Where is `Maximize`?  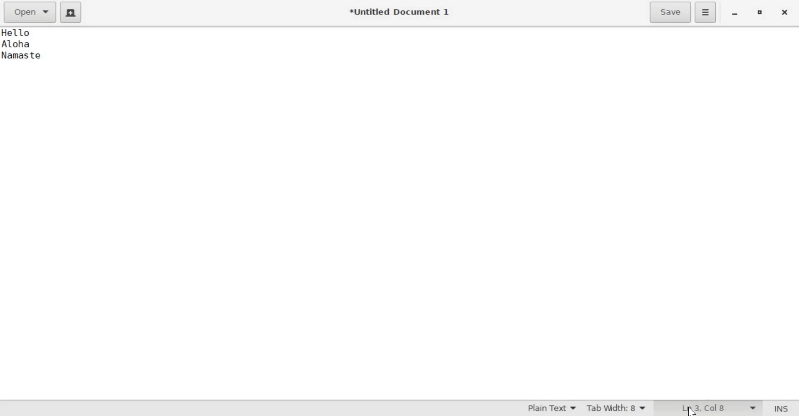 Maximize is located at coordinates (760, 12).